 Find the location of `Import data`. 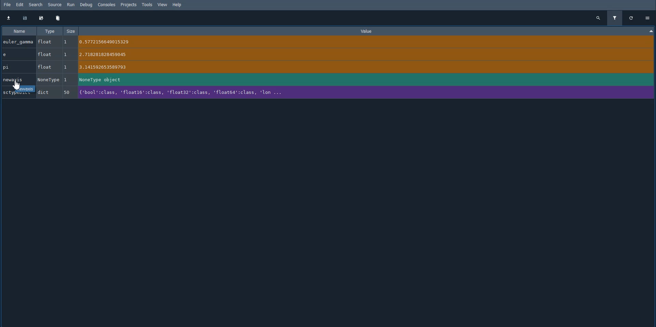

Import data is located at coordinates (9, 18).